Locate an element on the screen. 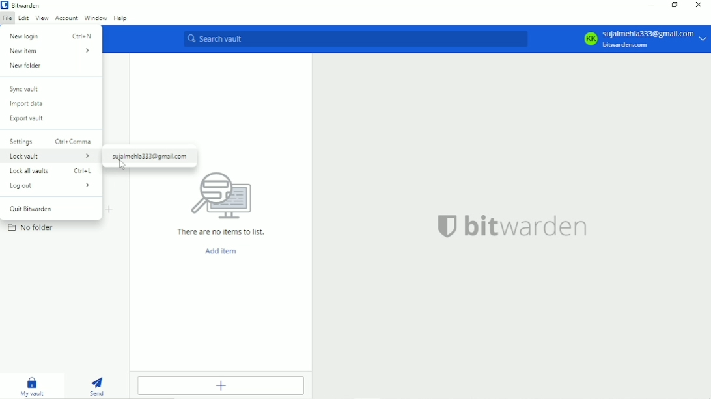 The width and height of the screenshot is (711, 399). Import data is located at coordinates (29, 104).